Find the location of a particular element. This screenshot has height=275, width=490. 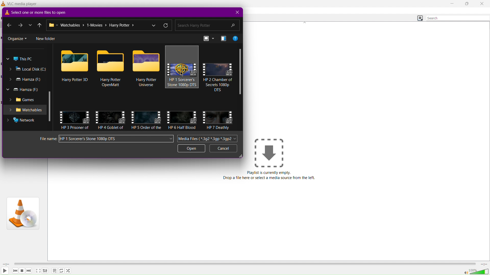

Select one or more files to open is located at coordinates (41, 12).